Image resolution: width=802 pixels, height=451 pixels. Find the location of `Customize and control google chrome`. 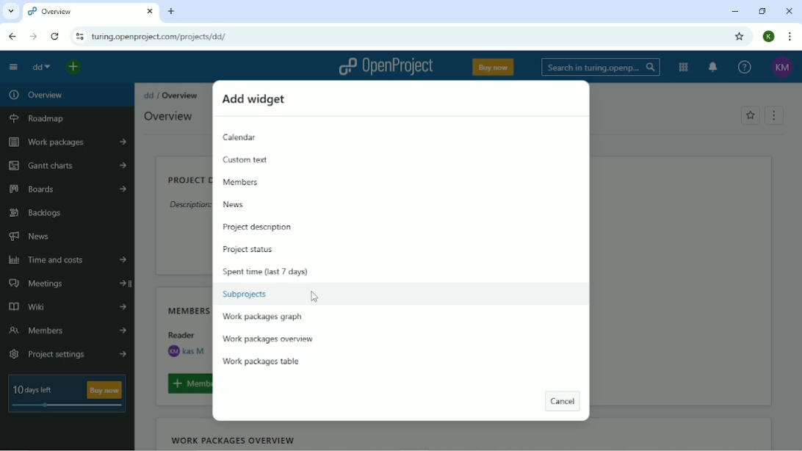

Customize and control google chrome is located at coordinates (787, 37).